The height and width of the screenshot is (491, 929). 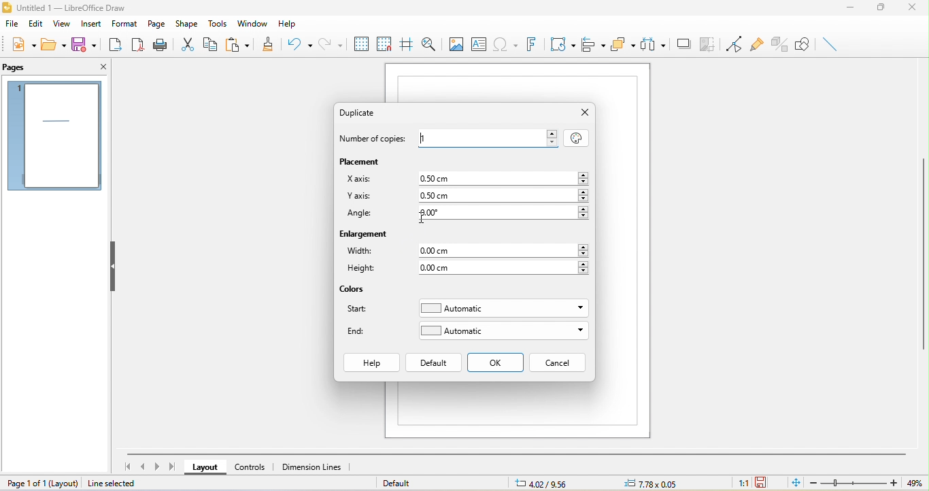 I want to click on pages, so click(x=20, y=67).